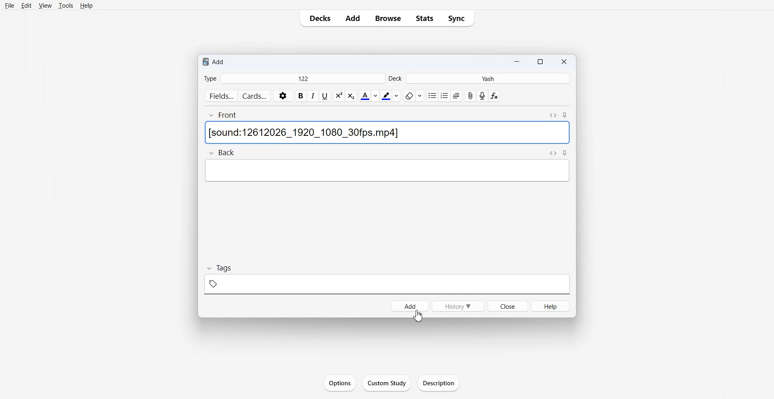 The width and height of the screenshot is (774, 399). Describe the element at coordinates (458, 306) in the screenshot. I see `History` at that location.